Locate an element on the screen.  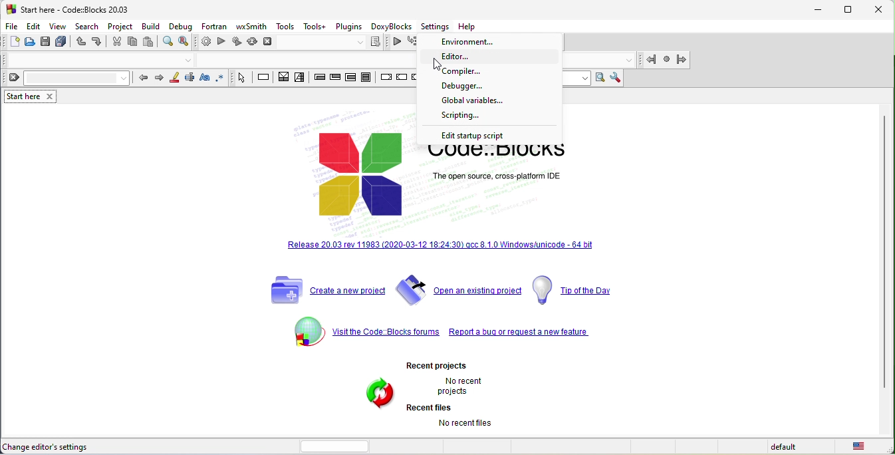
run is located at coordinates (224, 43).